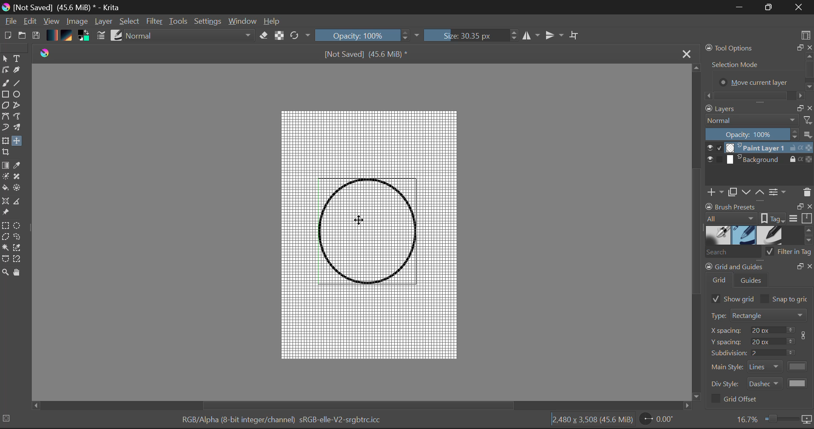 This screenshot has height=429, width=814. Describe the element at coordinates (696, 233) in the screenshot. I see `Scroll Bar` at that location.